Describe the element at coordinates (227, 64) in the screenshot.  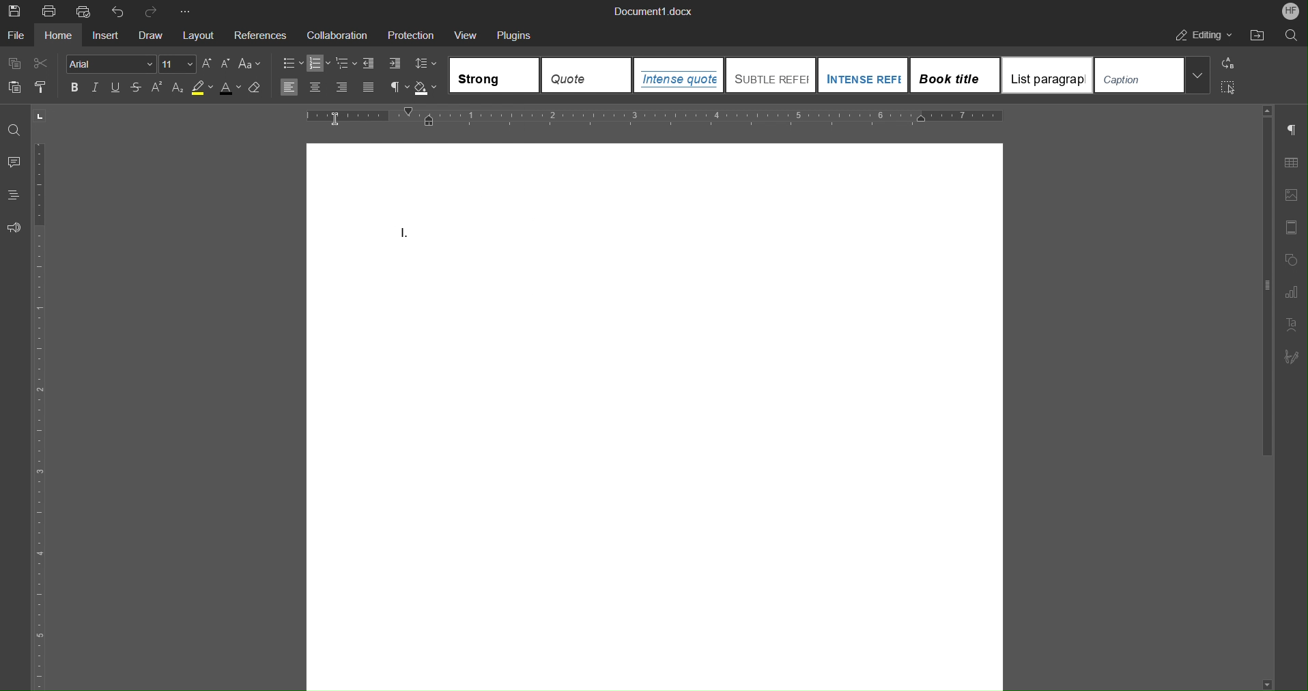
I see `Decrease Font Size` at that location.